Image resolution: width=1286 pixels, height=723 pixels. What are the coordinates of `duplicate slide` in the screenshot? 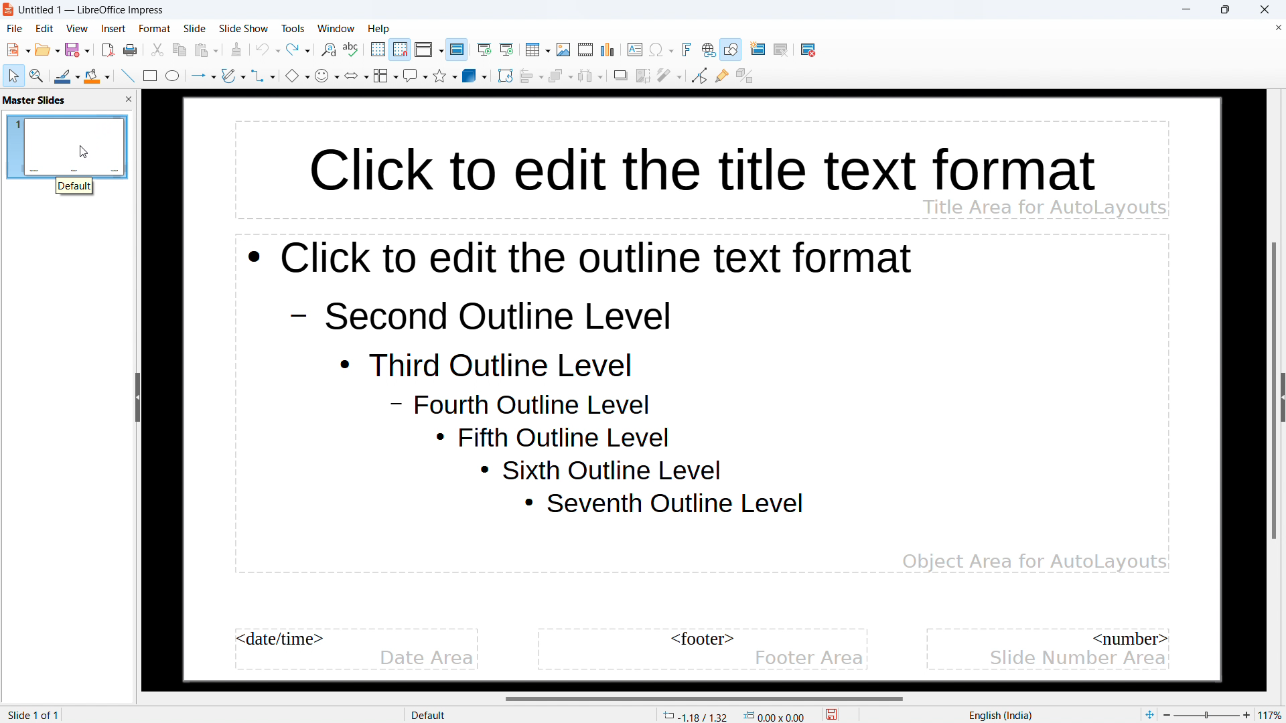 It's located at (788, 50).